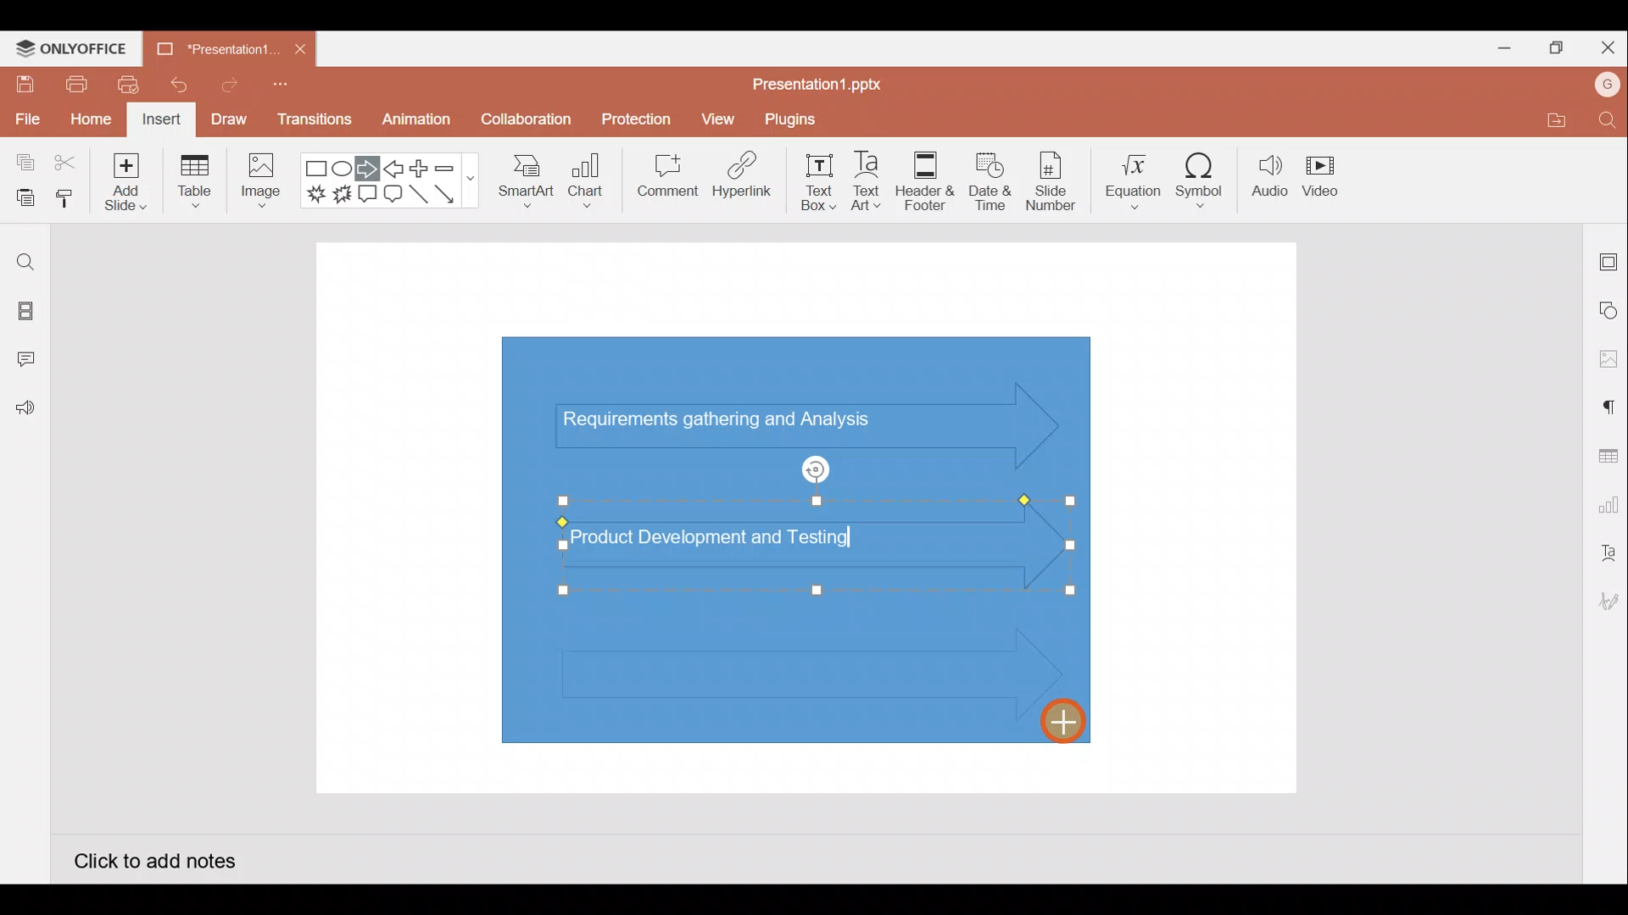 This screenshot has width=1628, height=915. I want to click on Slides, so click(24, 313).